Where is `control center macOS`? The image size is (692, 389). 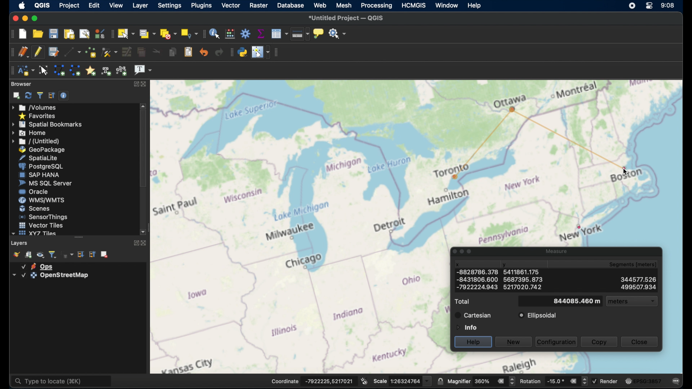 control center macOS is located at coordinates (648, 6).